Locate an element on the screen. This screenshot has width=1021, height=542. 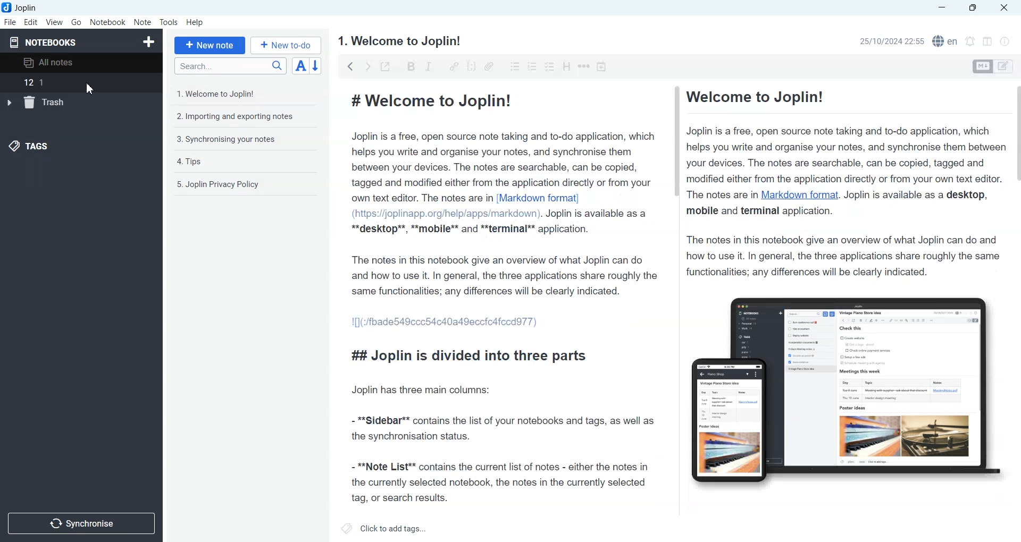
Numbered list is located at coordinates (532, 66).